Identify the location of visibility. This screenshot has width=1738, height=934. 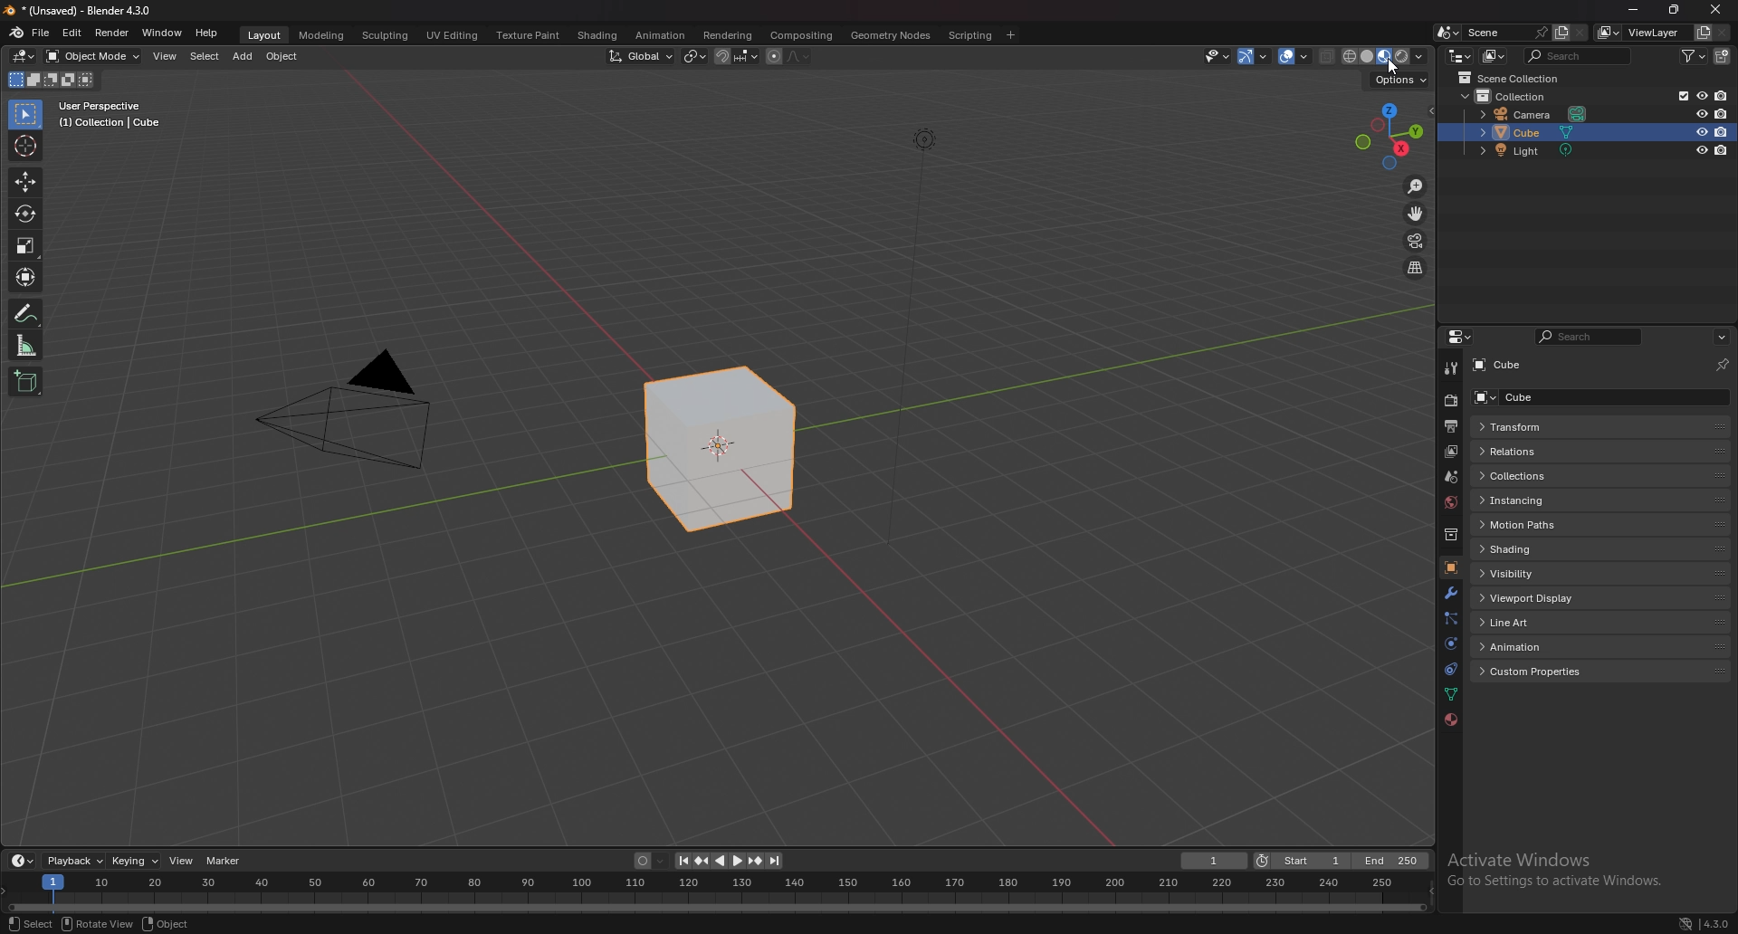
(1540, 575).